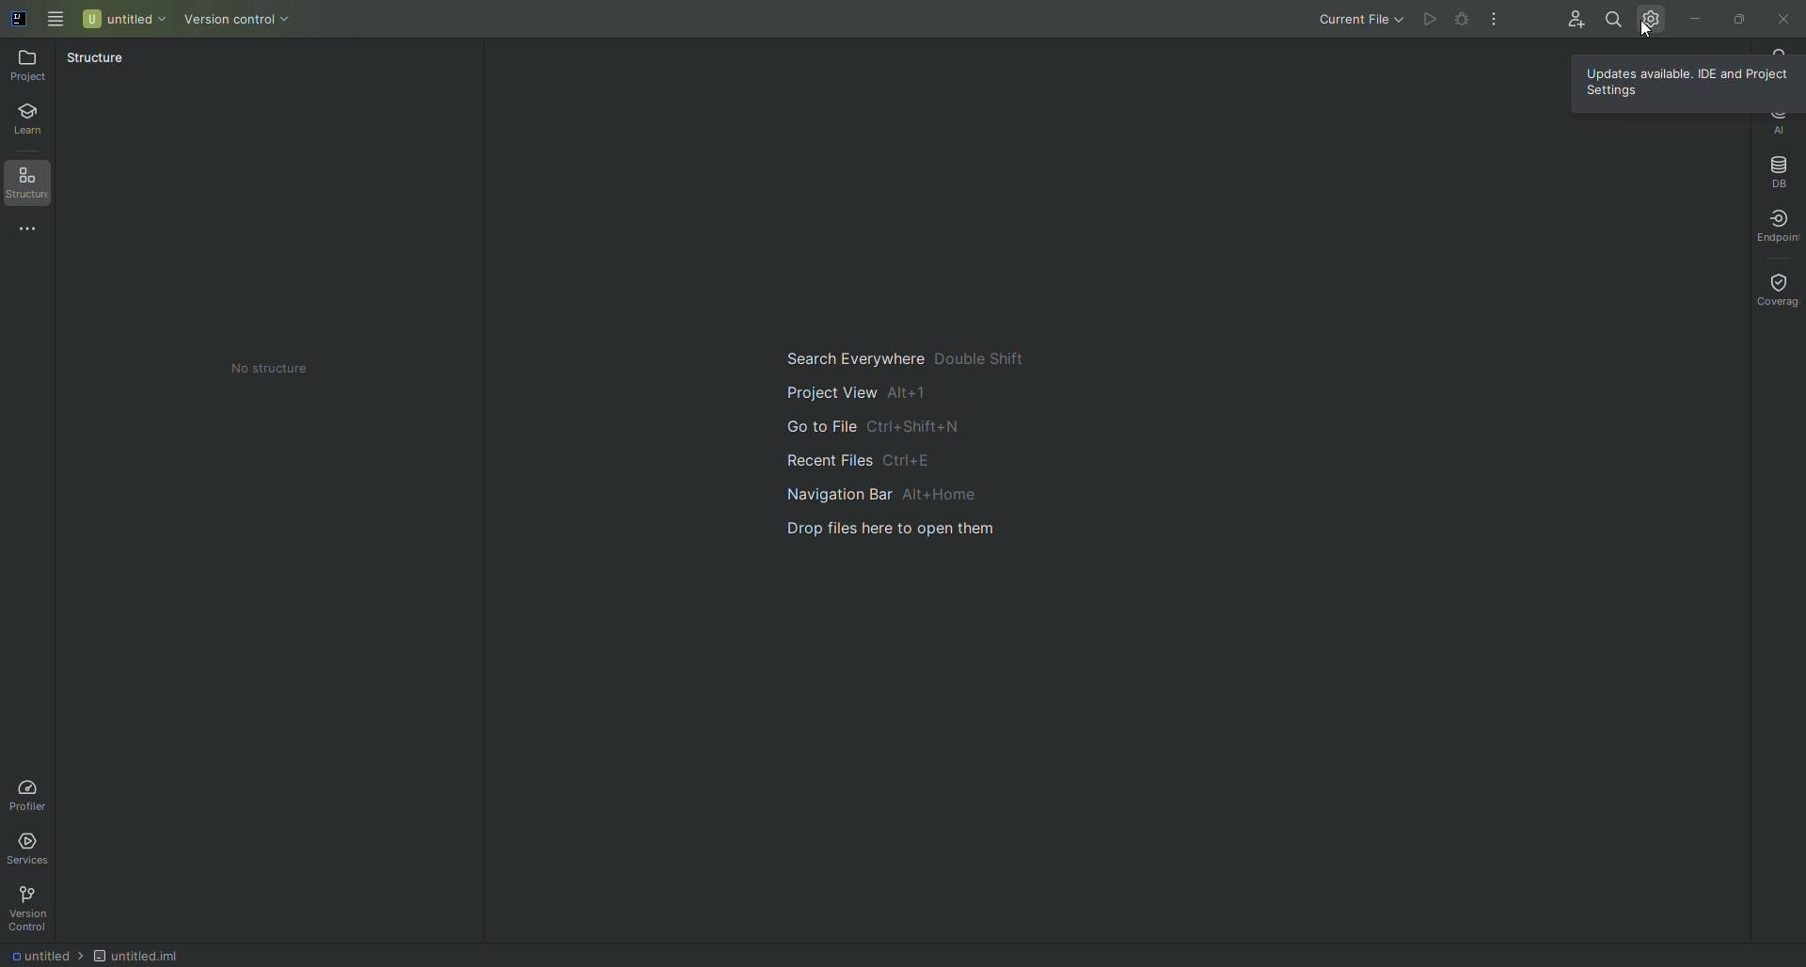 The height and width of the screenshot is (967, 1806). I want to click on Updates and Settings, so click(1652, 18).